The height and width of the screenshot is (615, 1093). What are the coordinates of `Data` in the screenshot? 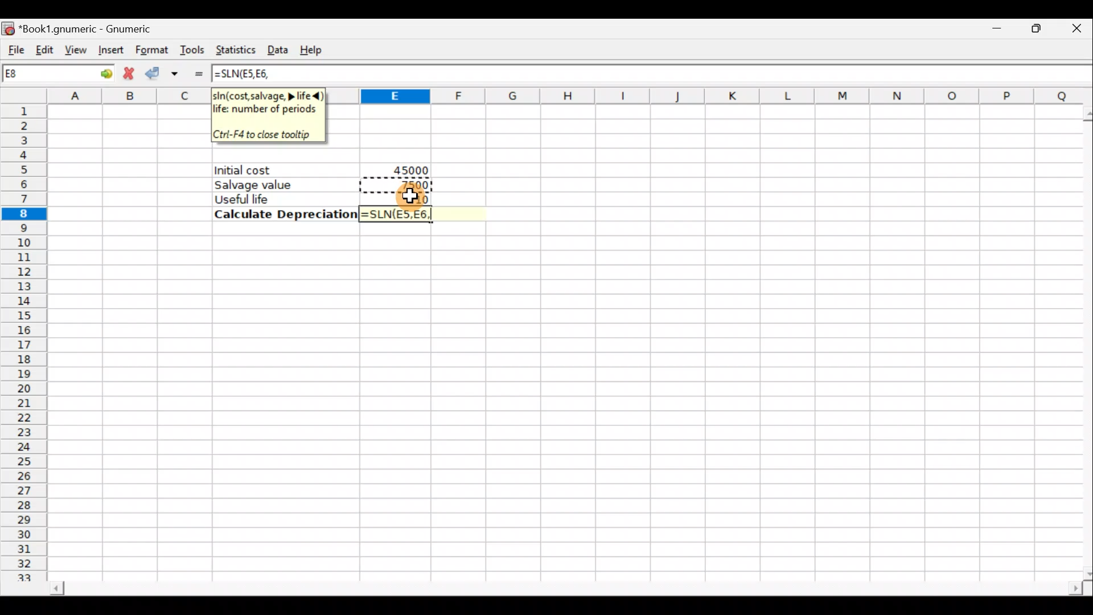 It's located at (279, 48).